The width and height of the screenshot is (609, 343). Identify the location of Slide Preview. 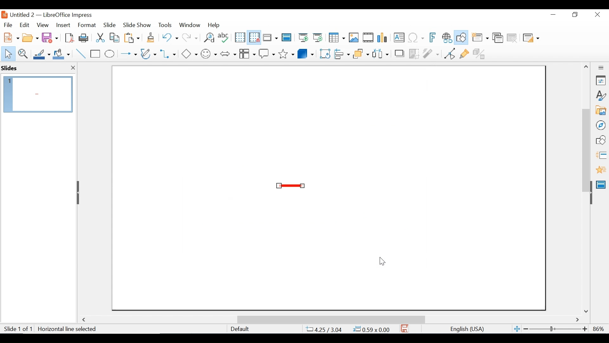
(37, 94).